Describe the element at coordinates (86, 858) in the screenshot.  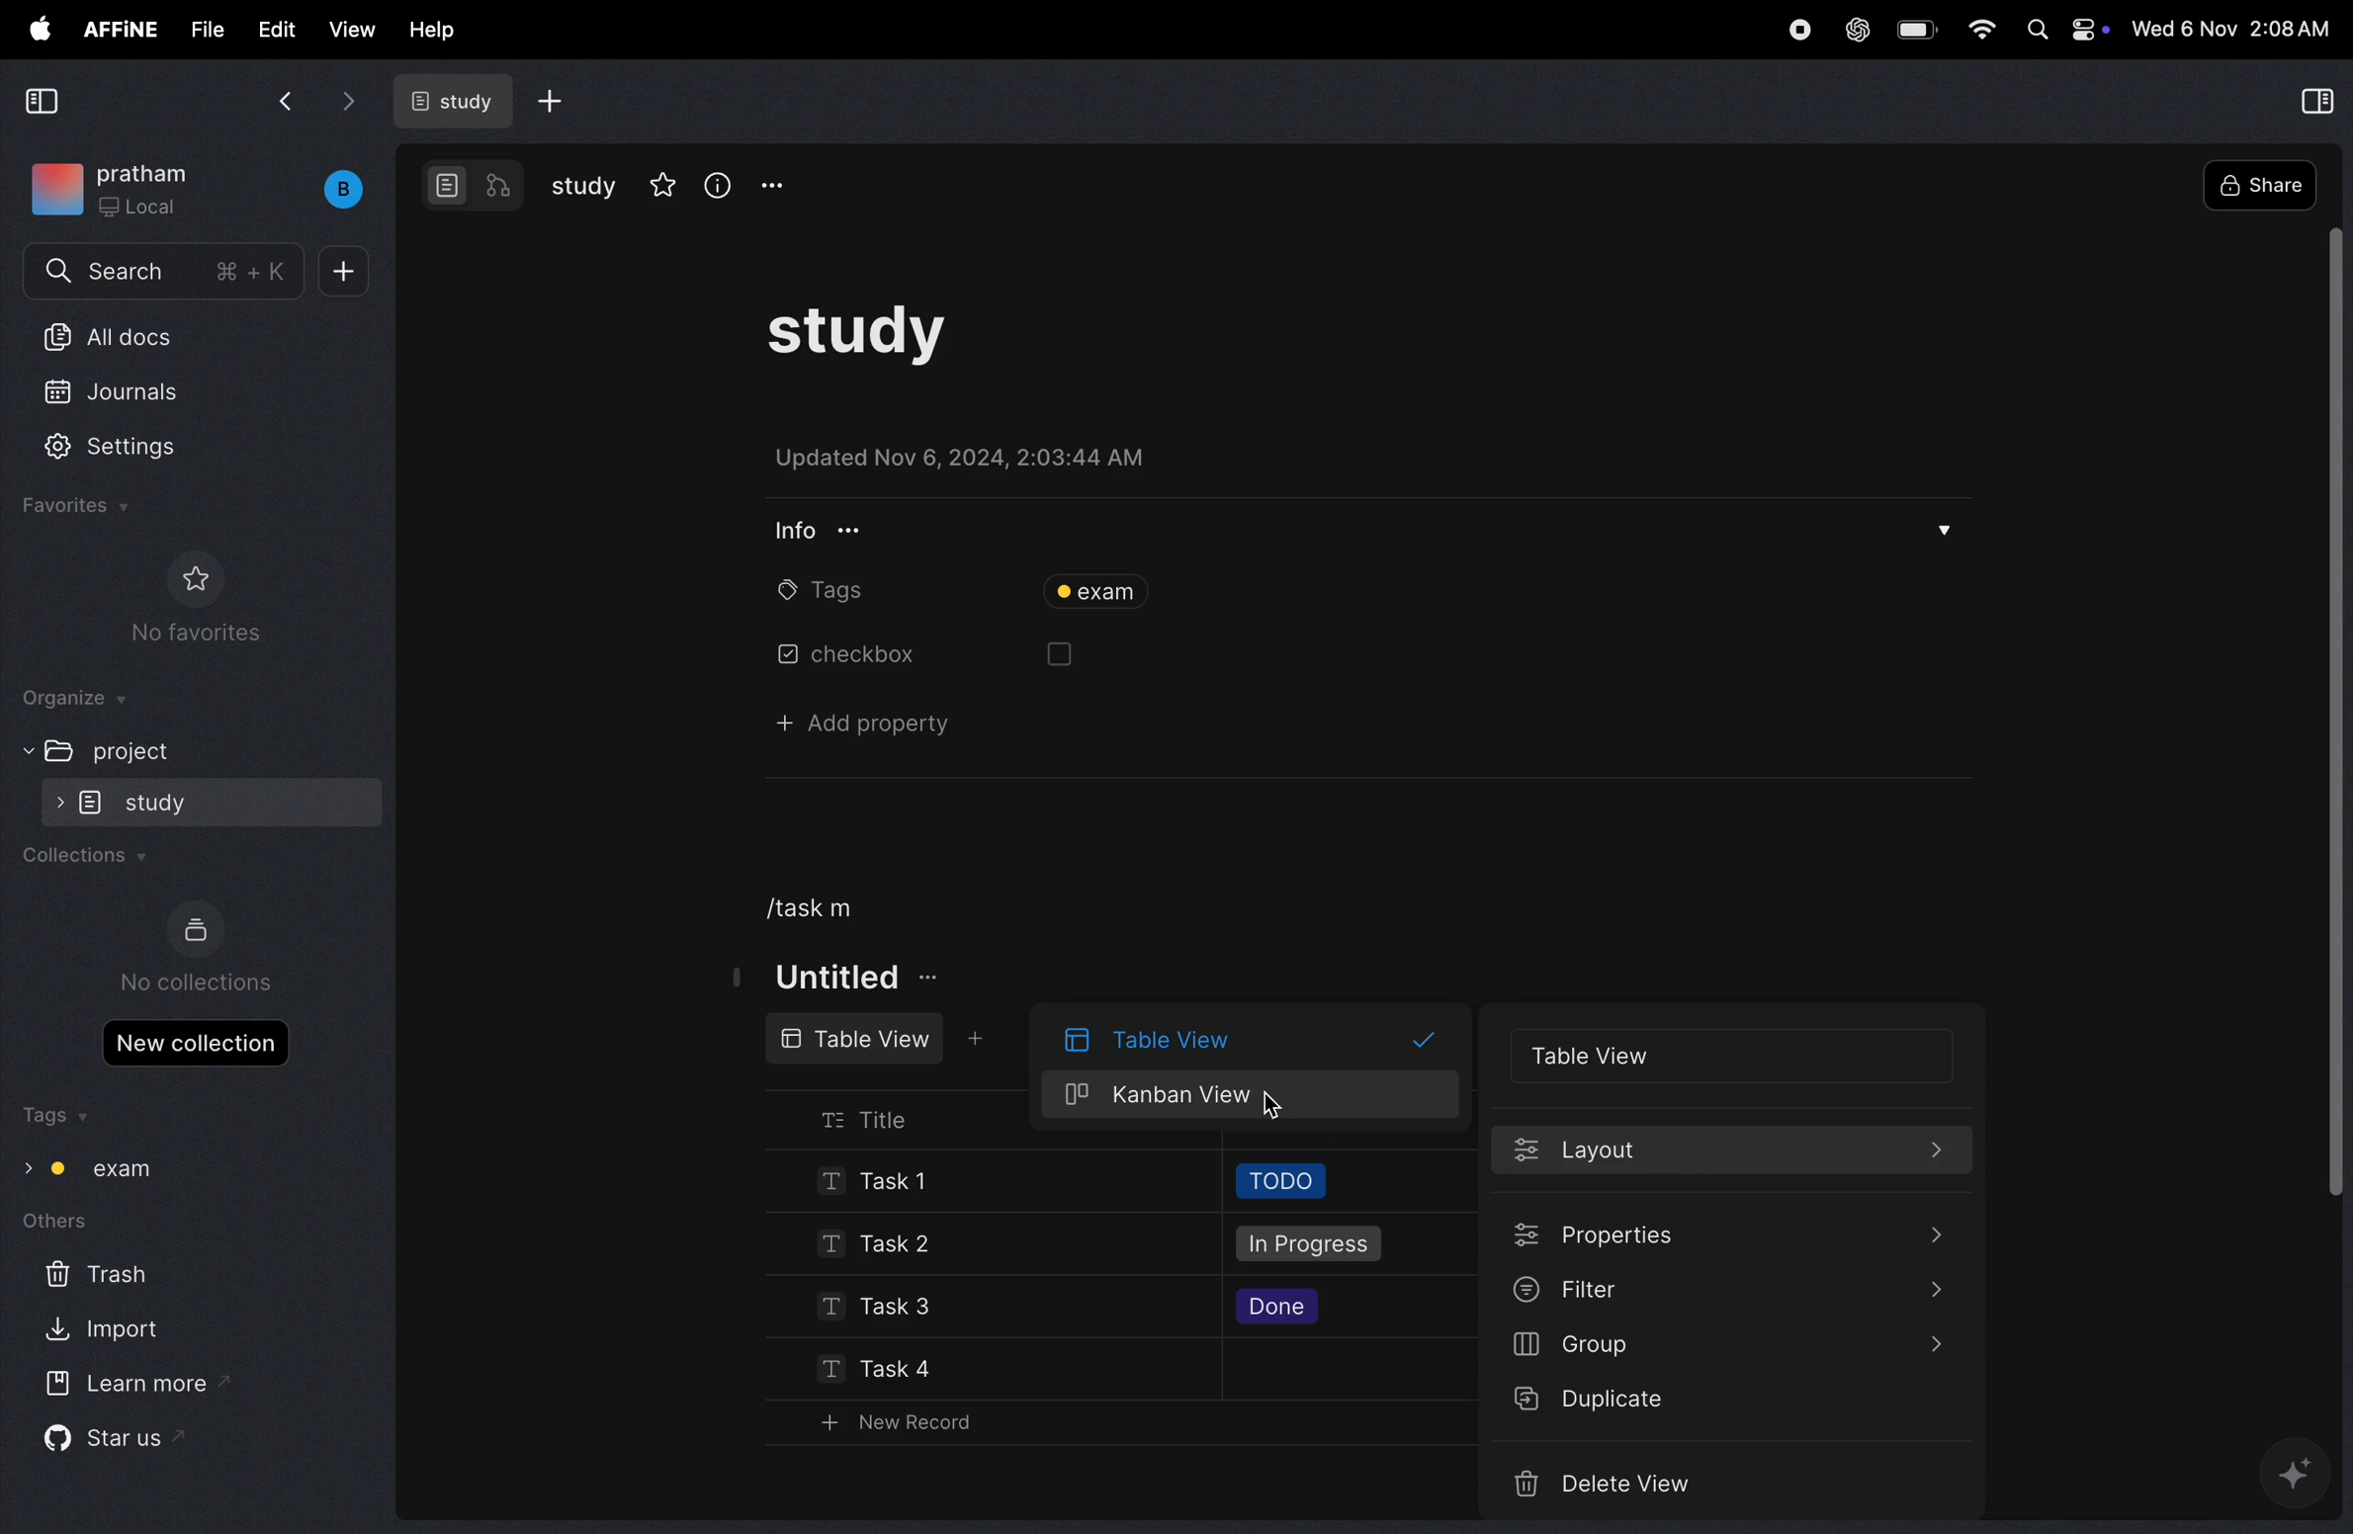
I see `collections` at that location.